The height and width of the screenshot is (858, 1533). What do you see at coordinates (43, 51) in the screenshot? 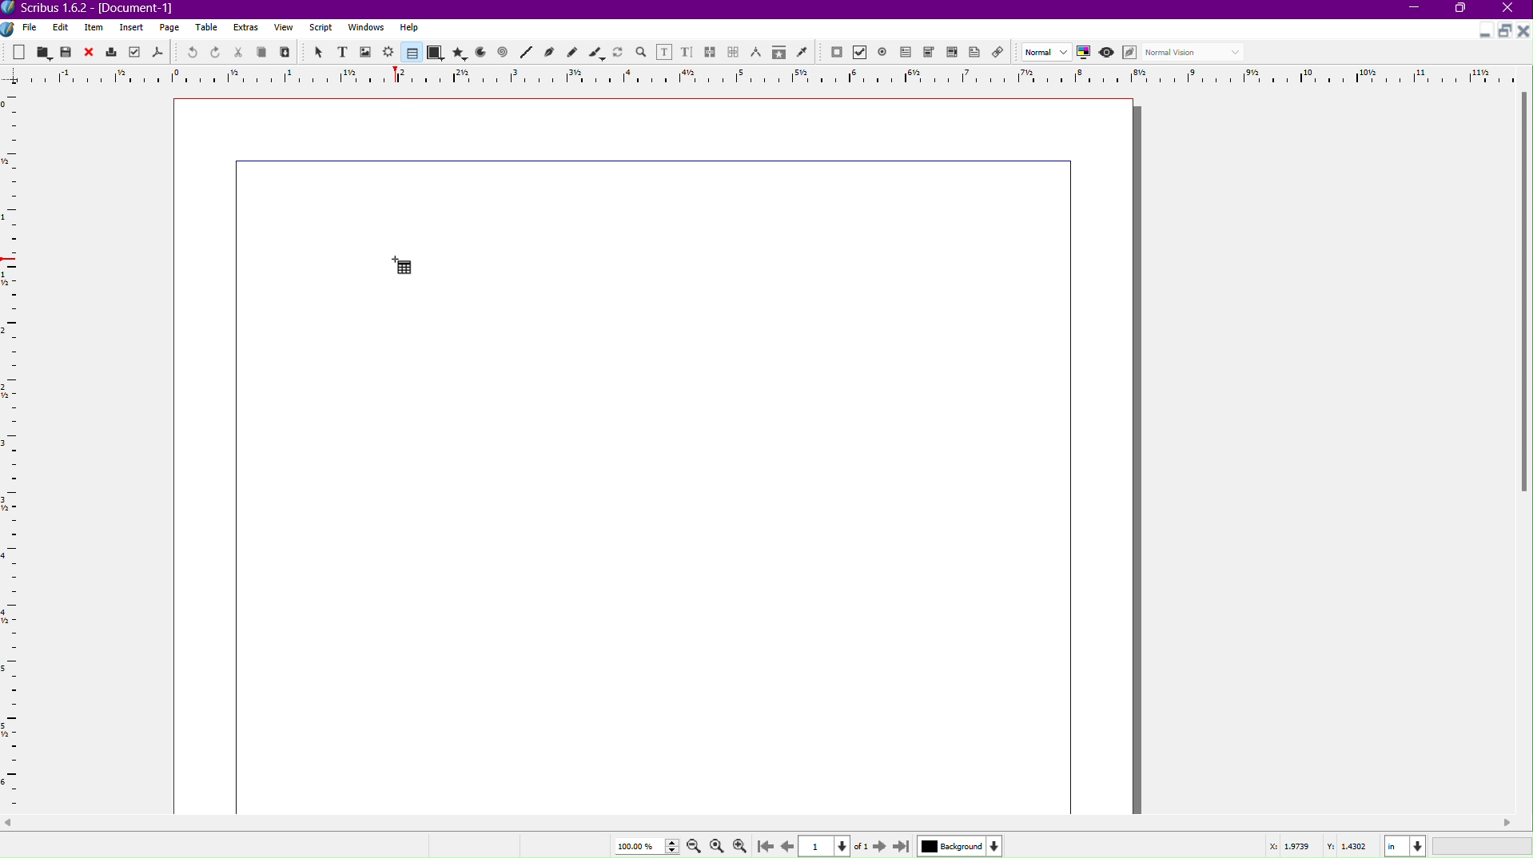
I see `Open` at bounding box center [43, 51].